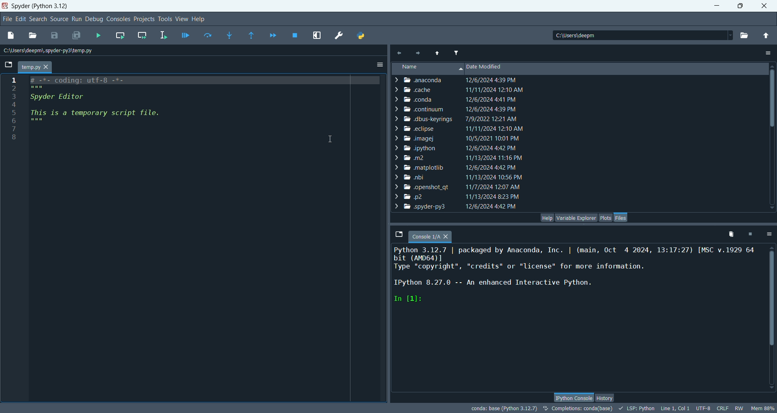  Describe the element at coordinates (739, 408) in the screenshot. I see `RW` at that location.